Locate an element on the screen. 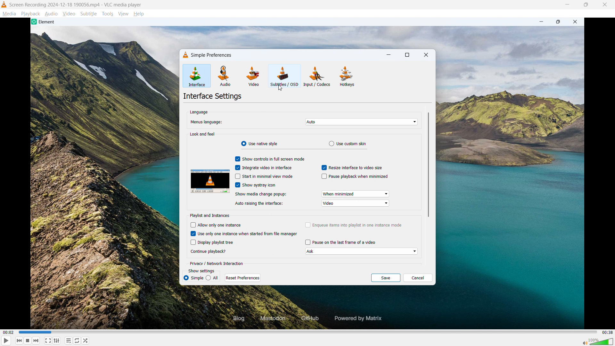 This screenshot has height=346, width=615. cancel is located at coordinates (418, 278).